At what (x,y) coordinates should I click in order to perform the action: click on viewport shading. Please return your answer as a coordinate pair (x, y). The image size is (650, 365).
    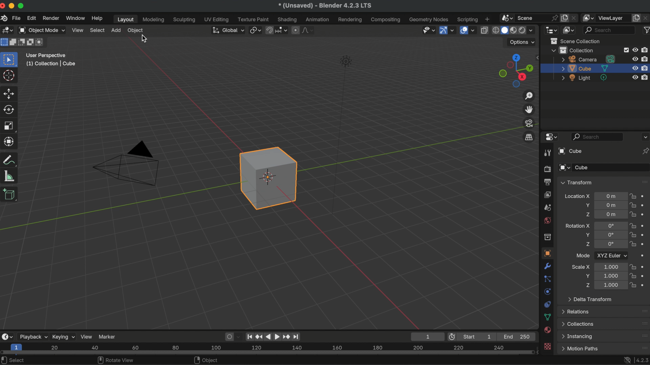
    Looking at the image, I should click on (522, 31).